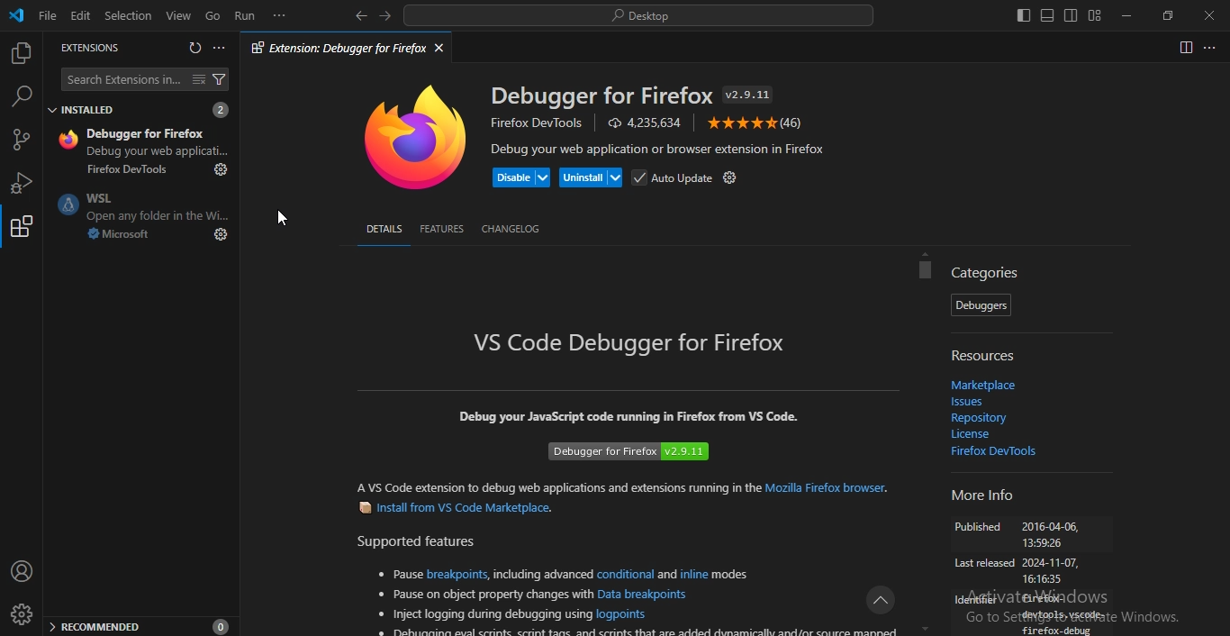  I want to click on debugging eval scripts, script taps and scripts that are added dynamically and/or source mapped, so click(644, 631).